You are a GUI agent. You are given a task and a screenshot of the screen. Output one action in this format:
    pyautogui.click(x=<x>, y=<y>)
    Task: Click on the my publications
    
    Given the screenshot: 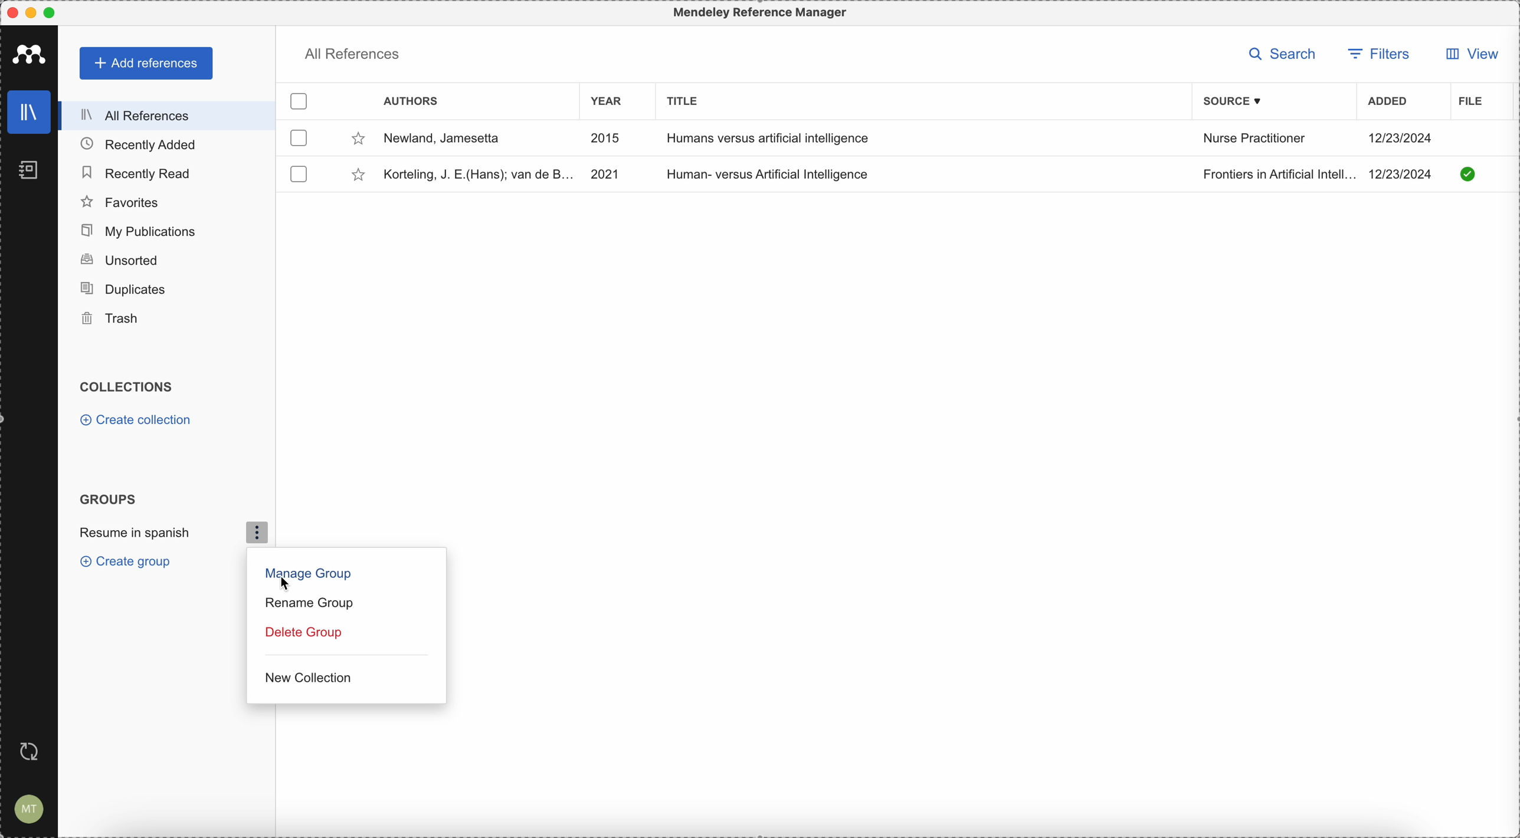 What is the action you would take?
    pyautogui.click(x=142, y=228)
    